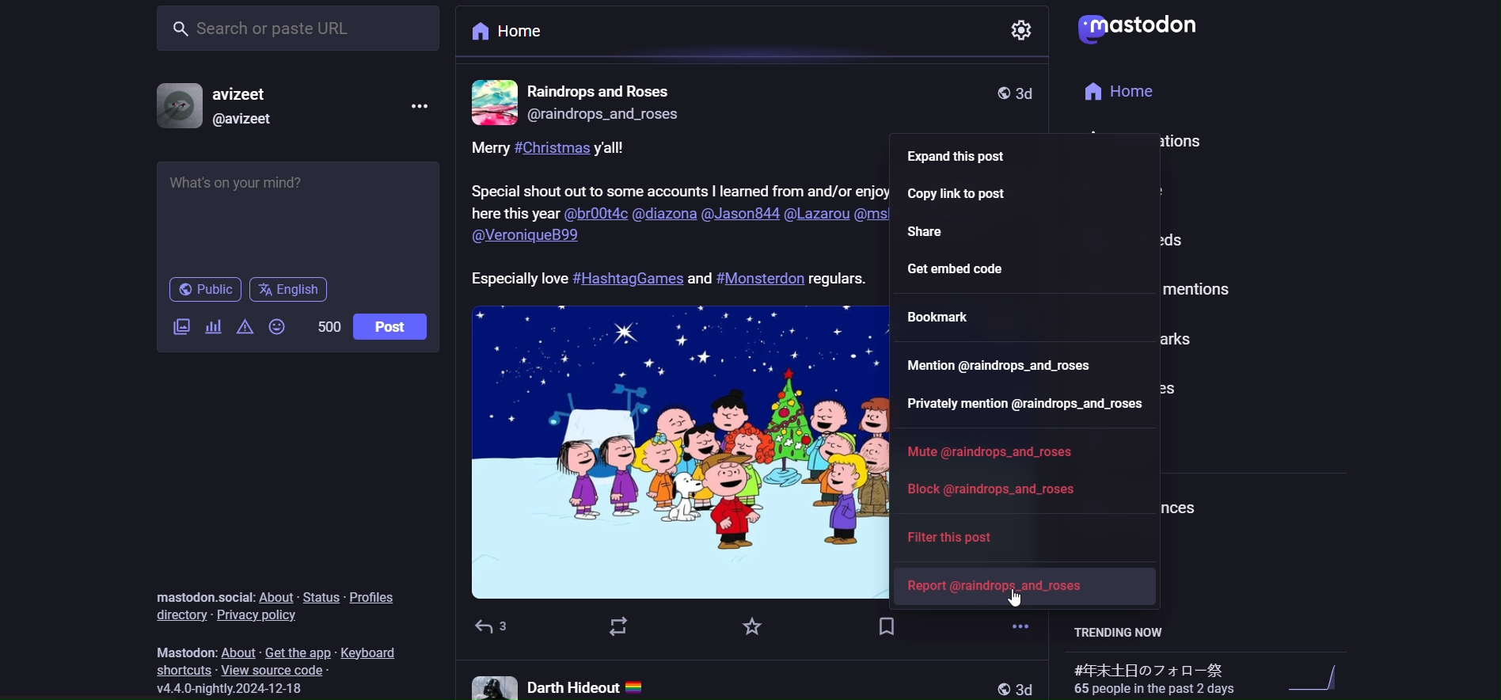  What do you see at coordinates (668, 451) in the screenshot?
I see `image` at bounding box center [668, 451].